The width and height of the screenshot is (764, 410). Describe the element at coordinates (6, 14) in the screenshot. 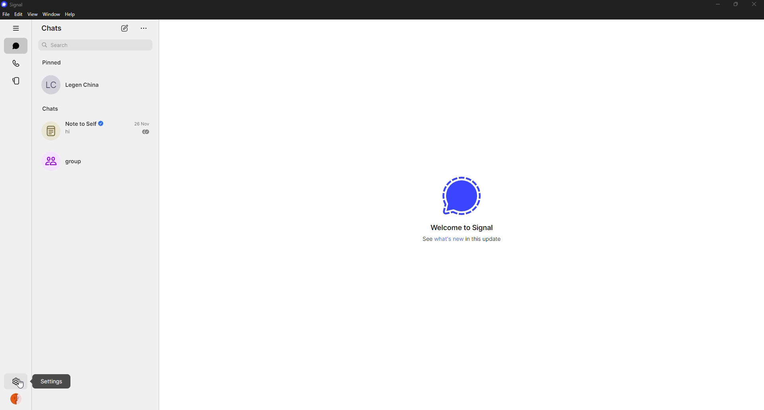

I see `file` at that location.